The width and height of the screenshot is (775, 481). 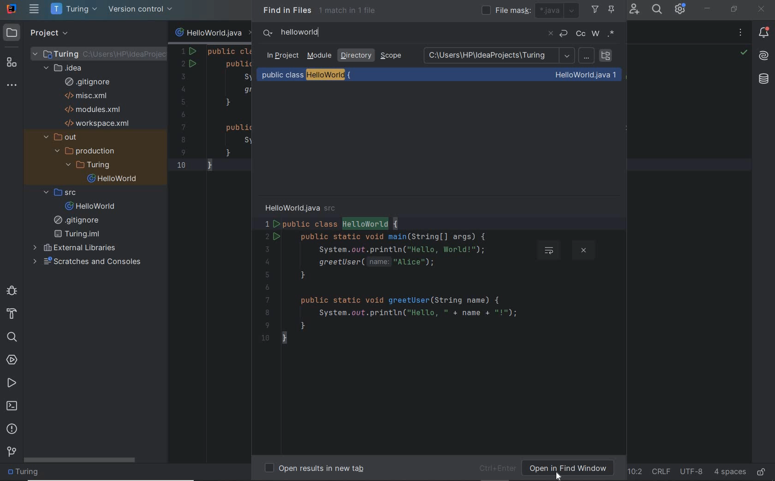 I want to click on w, so click(x=595, y=33).